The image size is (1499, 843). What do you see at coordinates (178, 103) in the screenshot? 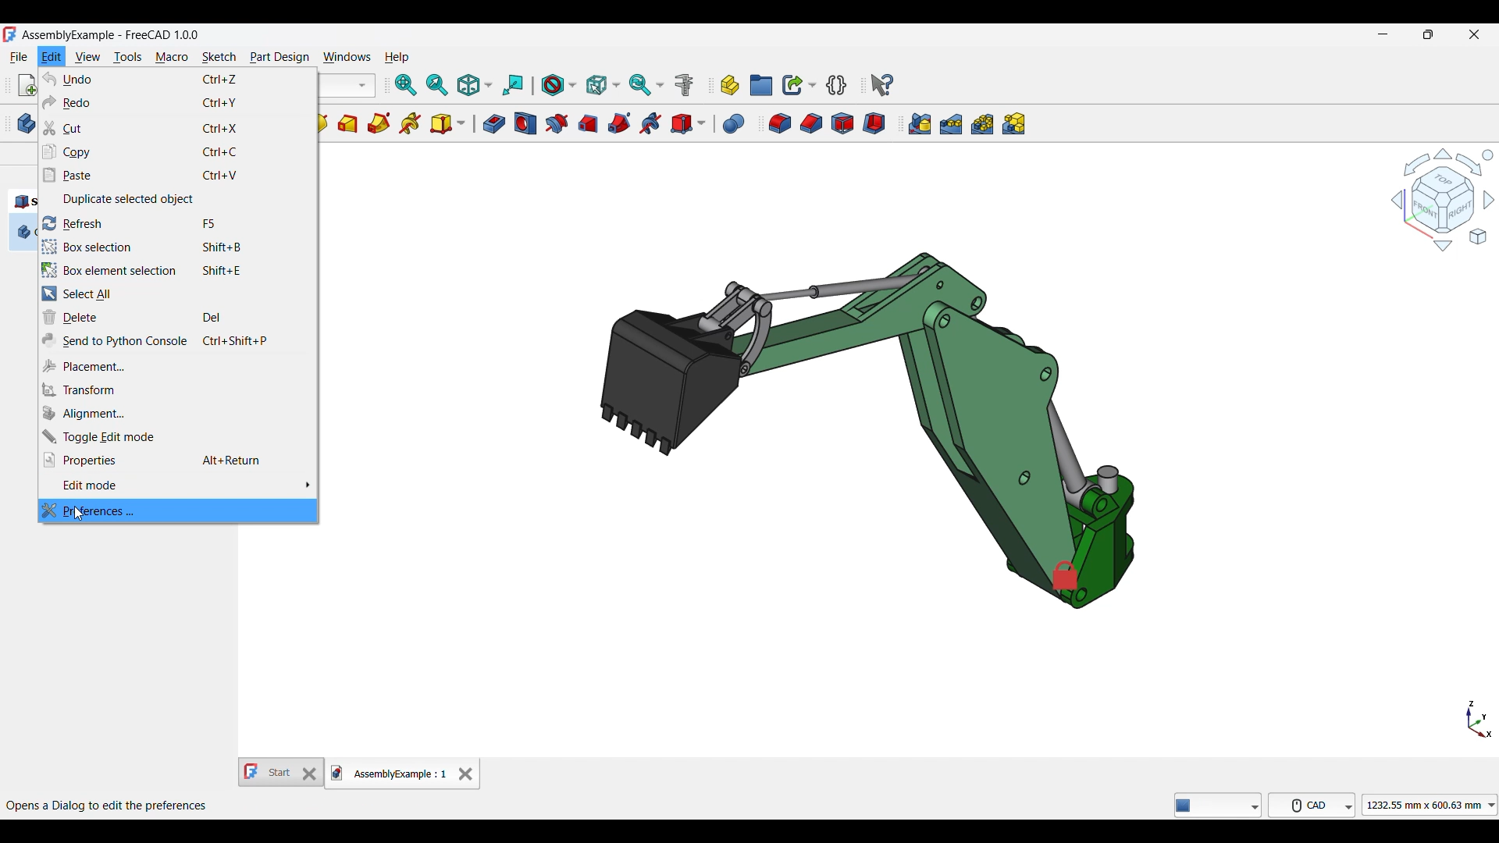
I see `Redo` at bounding box center [178, 103].